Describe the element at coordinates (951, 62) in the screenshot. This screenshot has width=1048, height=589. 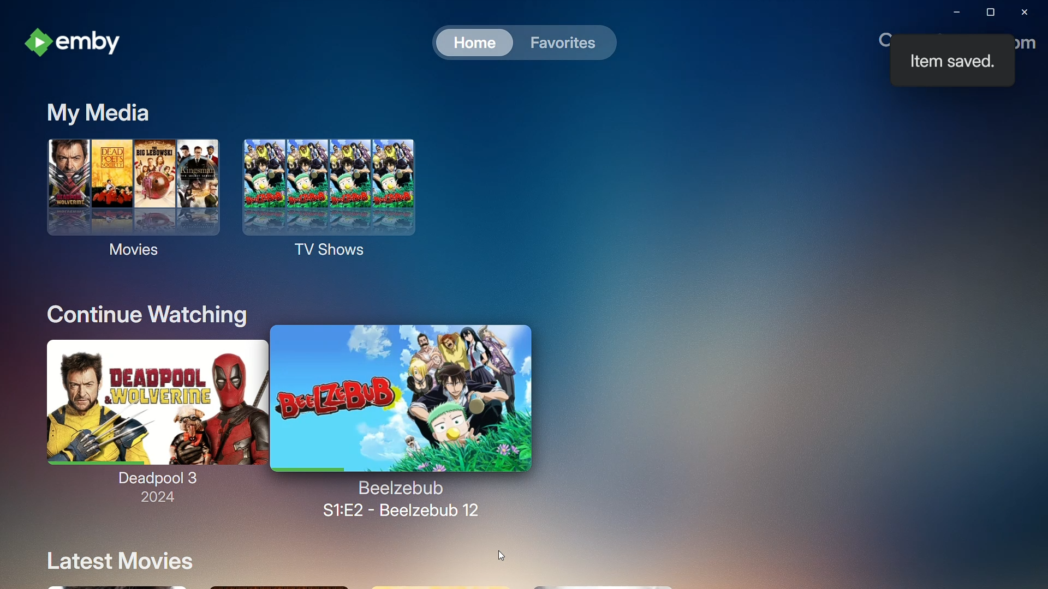
I see `Item saved` at that location.